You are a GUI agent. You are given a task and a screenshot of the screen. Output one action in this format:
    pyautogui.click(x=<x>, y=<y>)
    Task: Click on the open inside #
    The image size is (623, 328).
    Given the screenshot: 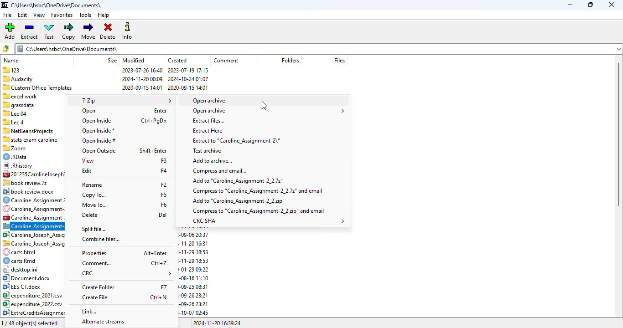 What is the action you would take?
    pyautogui.click(x=99, y=141)
    